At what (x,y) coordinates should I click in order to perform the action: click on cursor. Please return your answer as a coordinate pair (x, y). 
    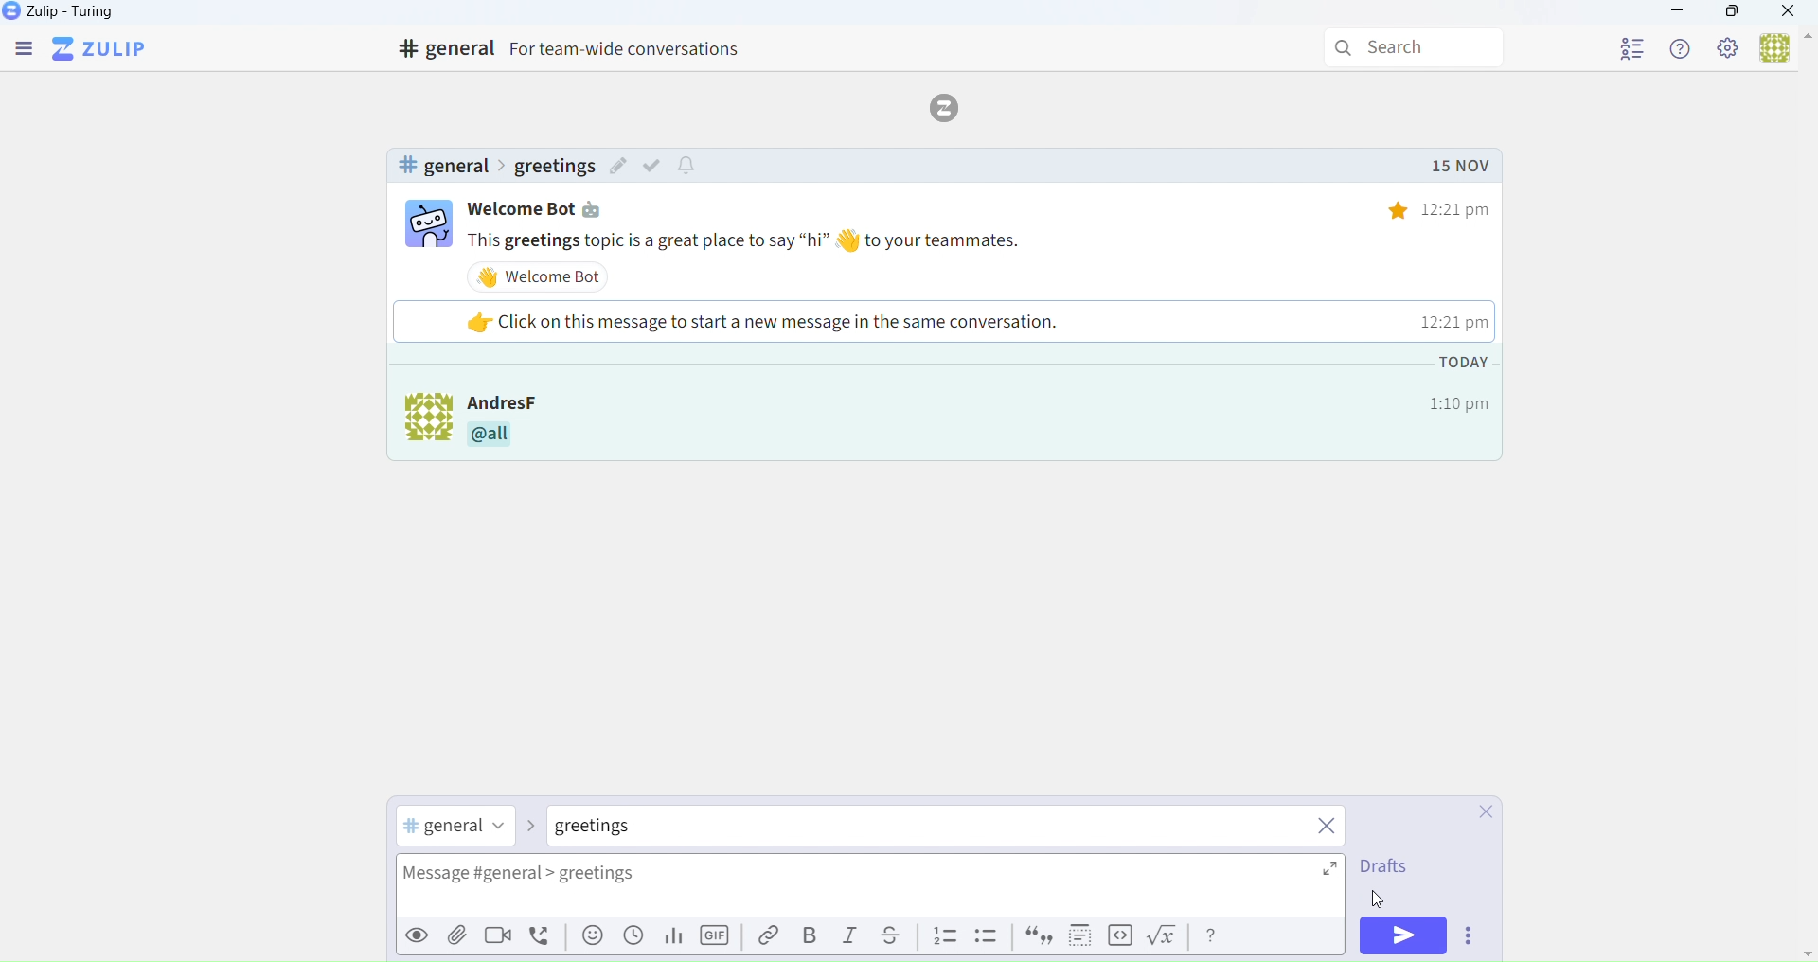
    Looking at the image, I should click on (1380, 900).